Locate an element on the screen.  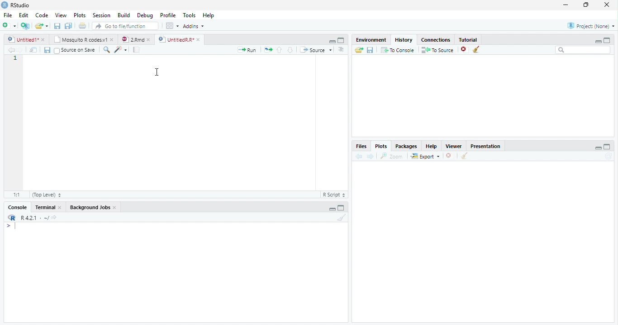
Create file is located at coordinates (10, 26).